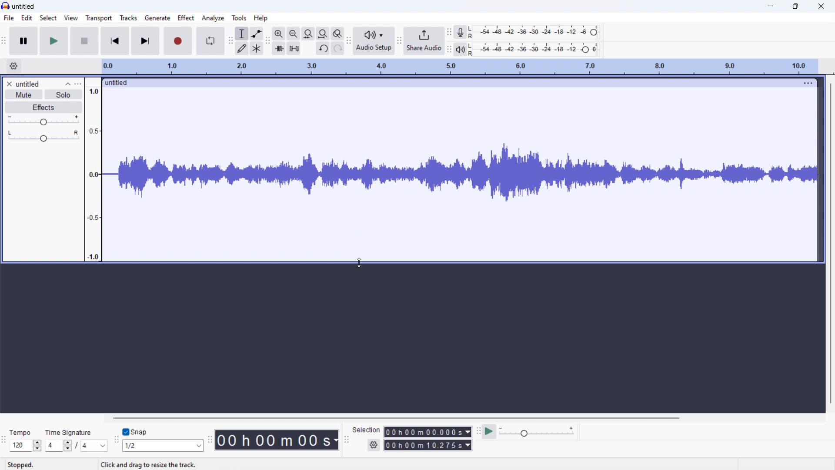 This screenshot has width=835, height=470. I want to click on playback speed, so click(538, 432).